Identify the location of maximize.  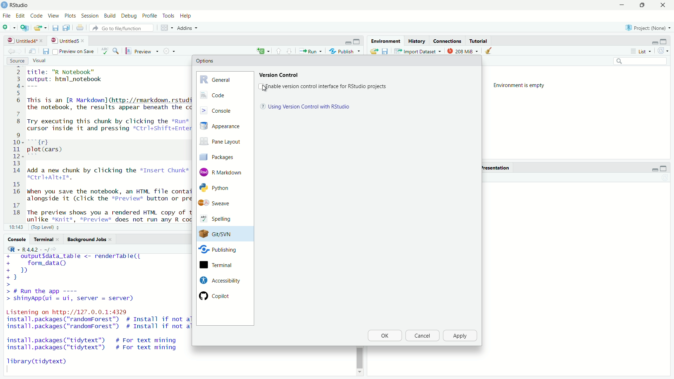
(663, 169).